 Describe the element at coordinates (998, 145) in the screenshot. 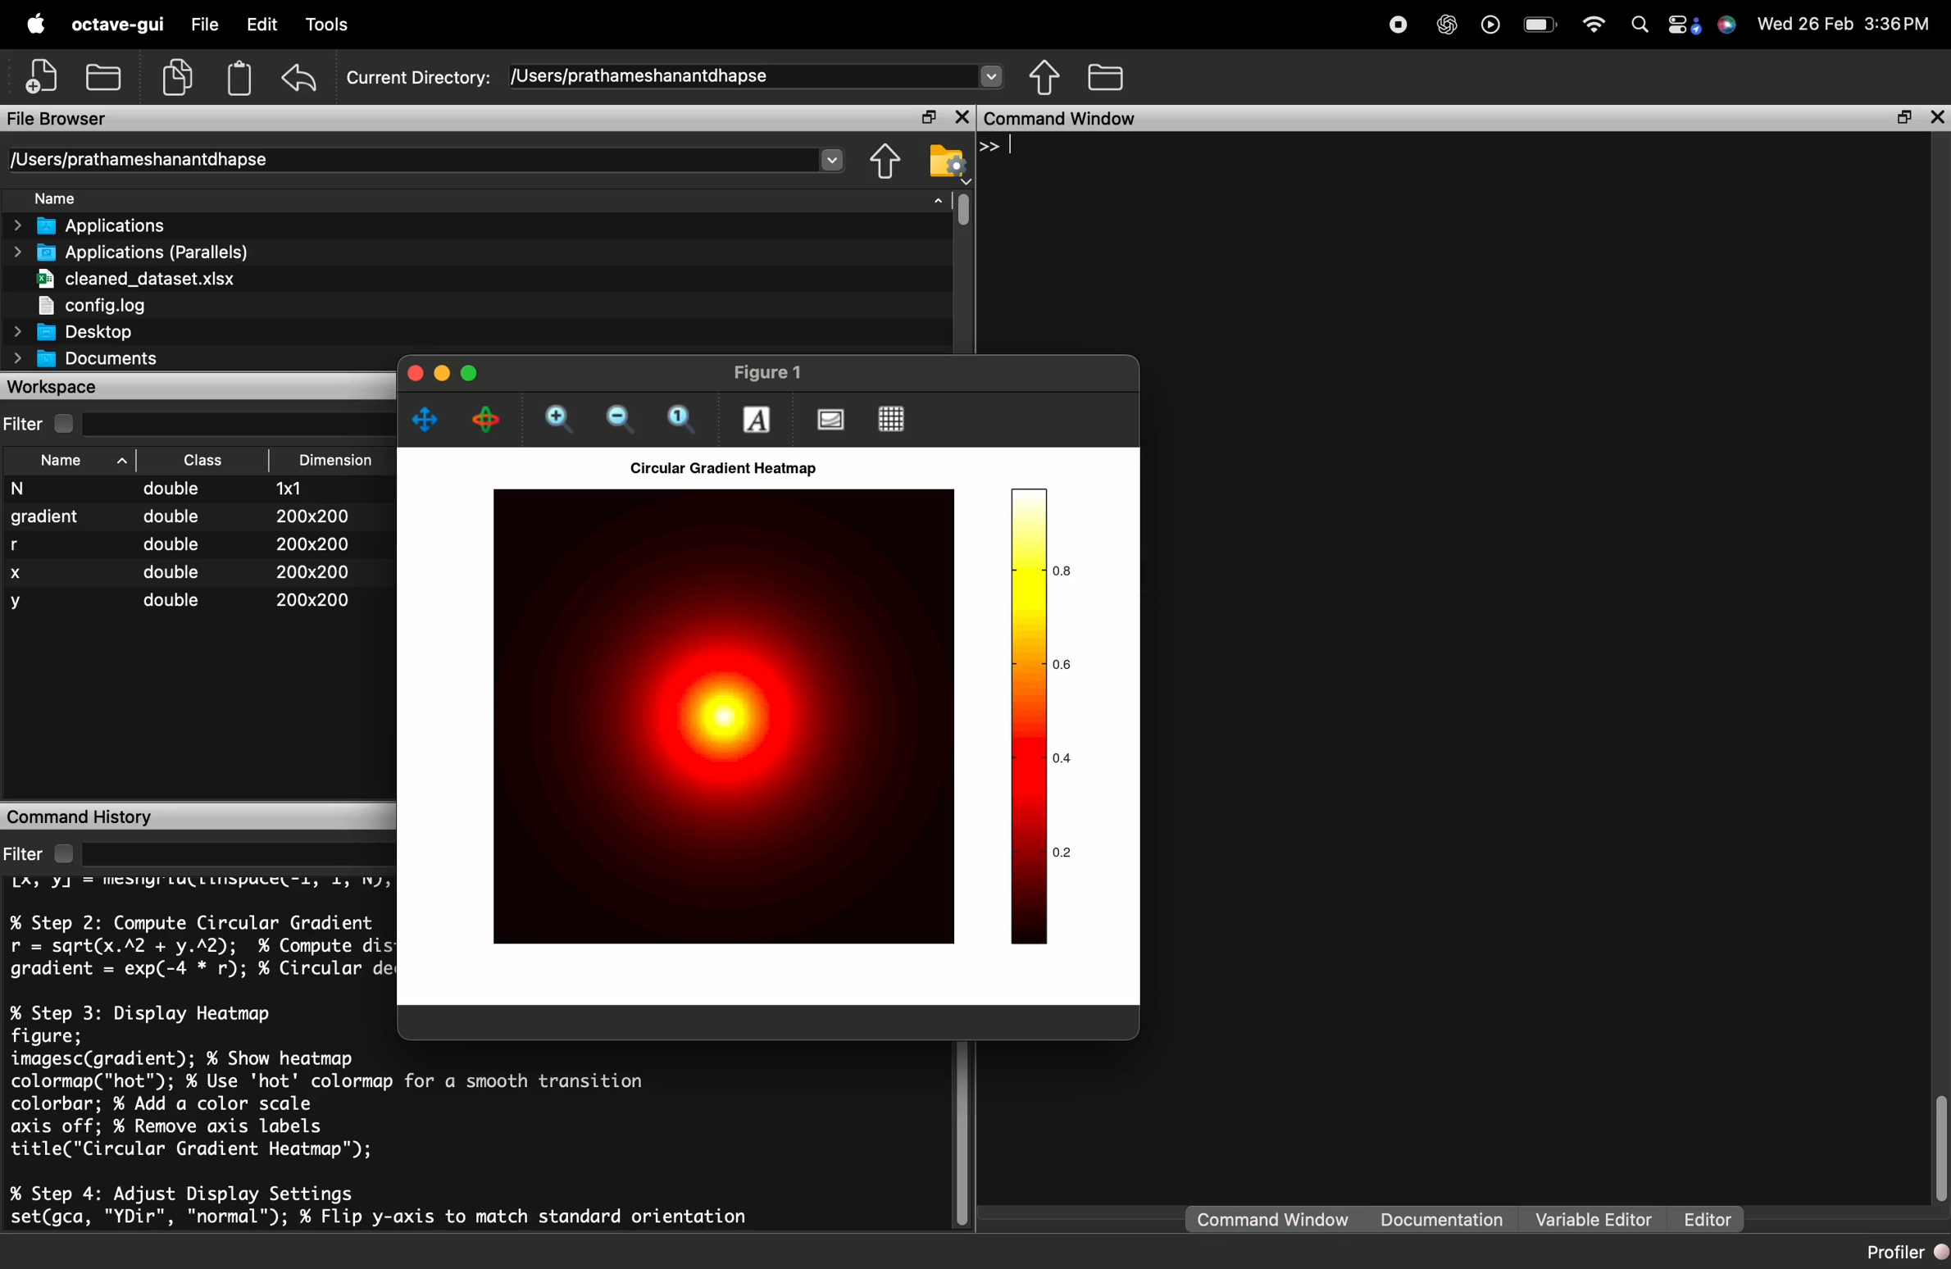

I see `>>` at that location.